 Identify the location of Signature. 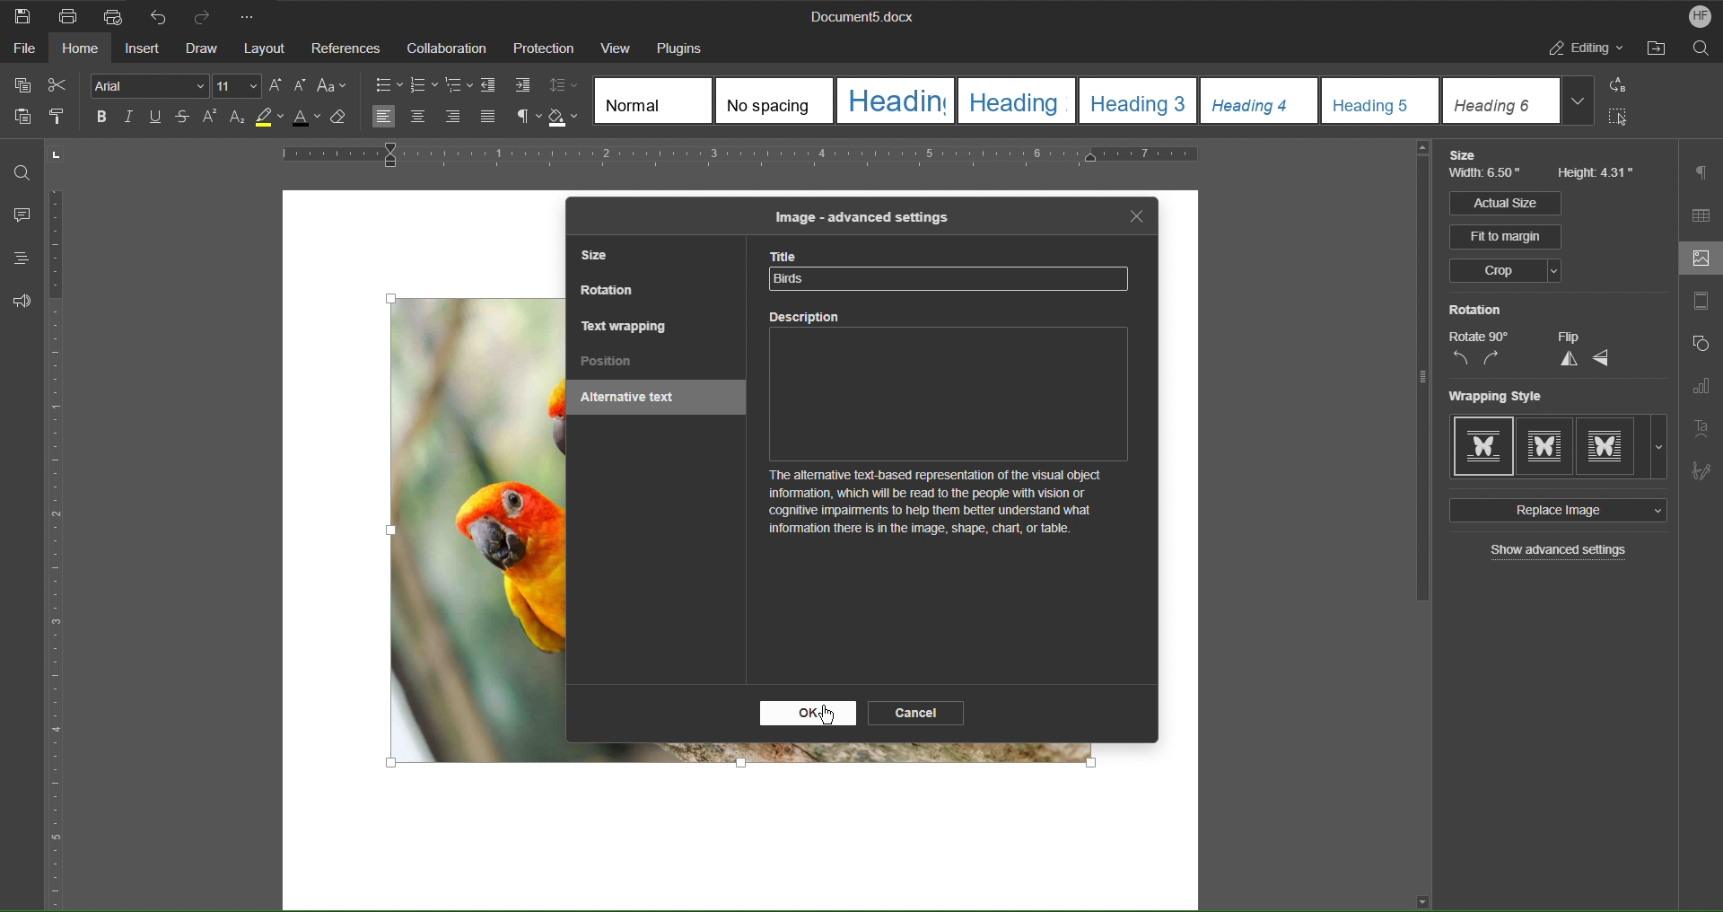
(1701, 467).